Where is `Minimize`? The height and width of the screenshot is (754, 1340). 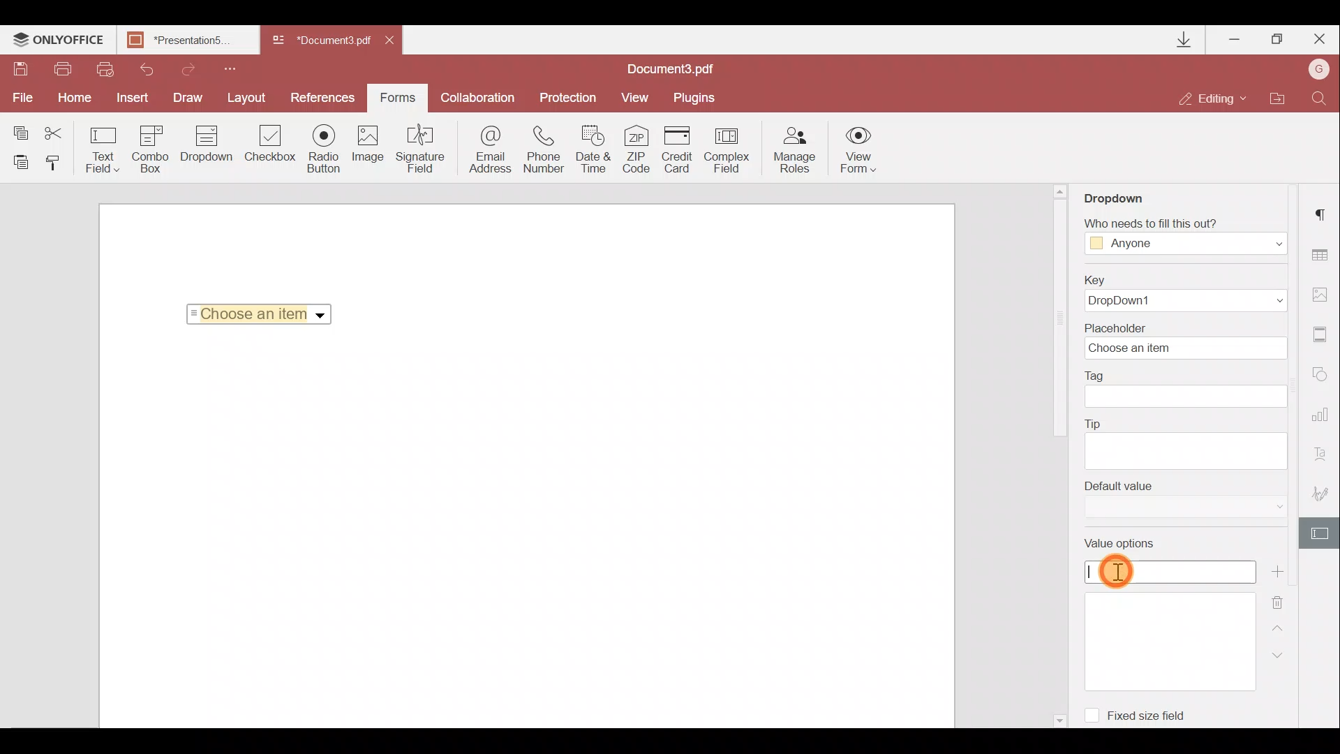 Minimize is located at coordinates (1236, 36).